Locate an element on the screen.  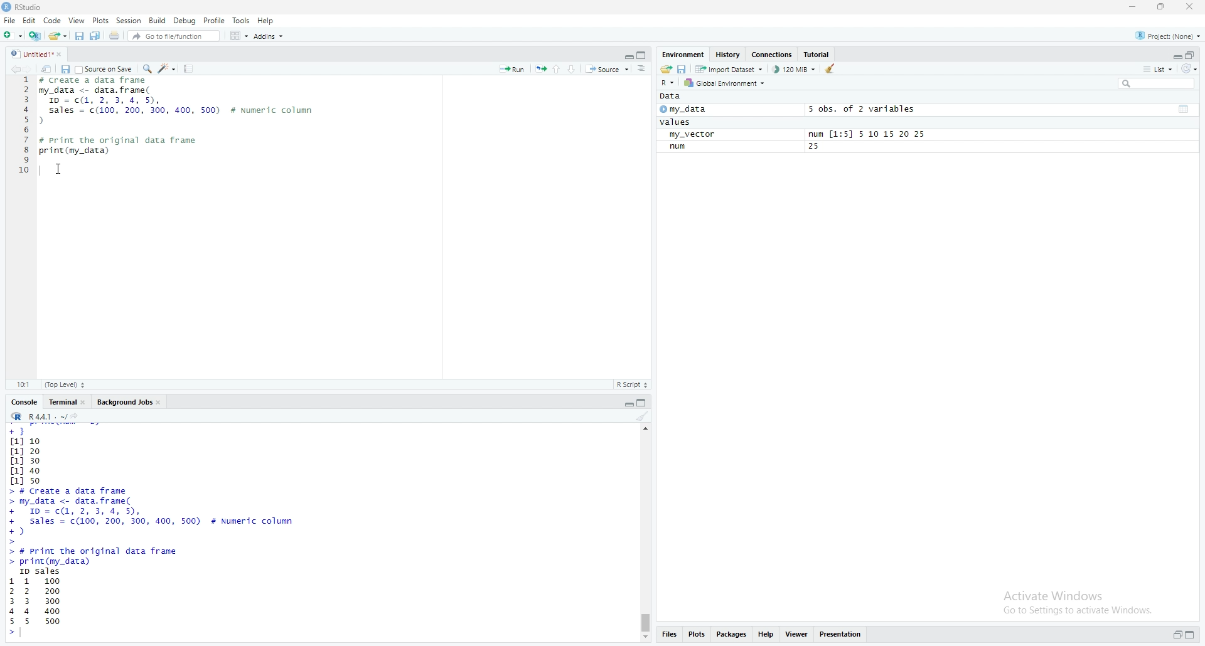
move up is located at coordinates (646, 432).